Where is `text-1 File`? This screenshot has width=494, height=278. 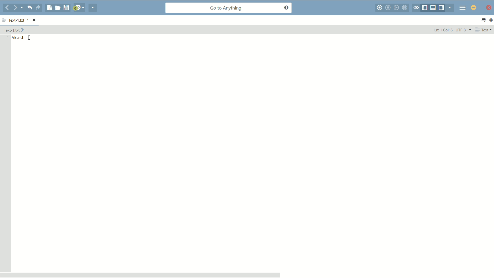 text-1 File is located at coordinates (14, 30).